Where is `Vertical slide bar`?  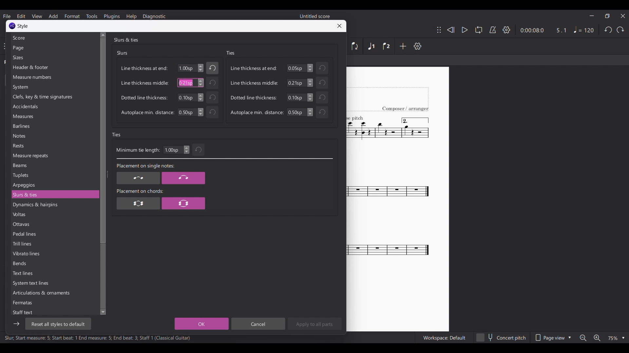 Vertical slide bar is located at coordinates (102, 174).